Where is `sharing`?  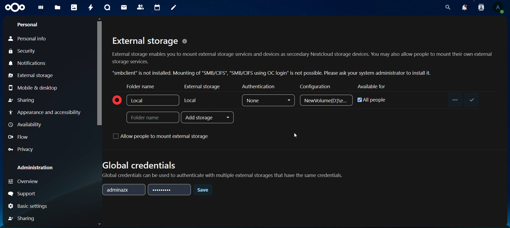
sharing is located at coordinates (22, 100).